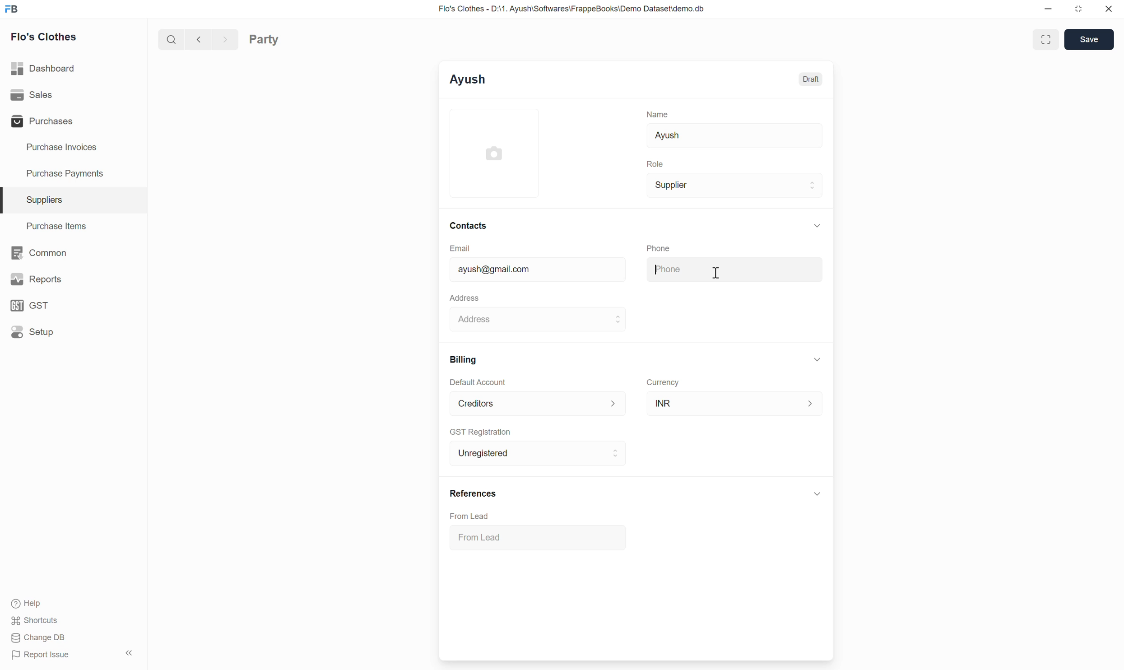 The height and width of the screenshot is (670, 1124). Describe the element at coordinates (73, 148) in the screenshot. I see `Purchase Invoices` at that location.